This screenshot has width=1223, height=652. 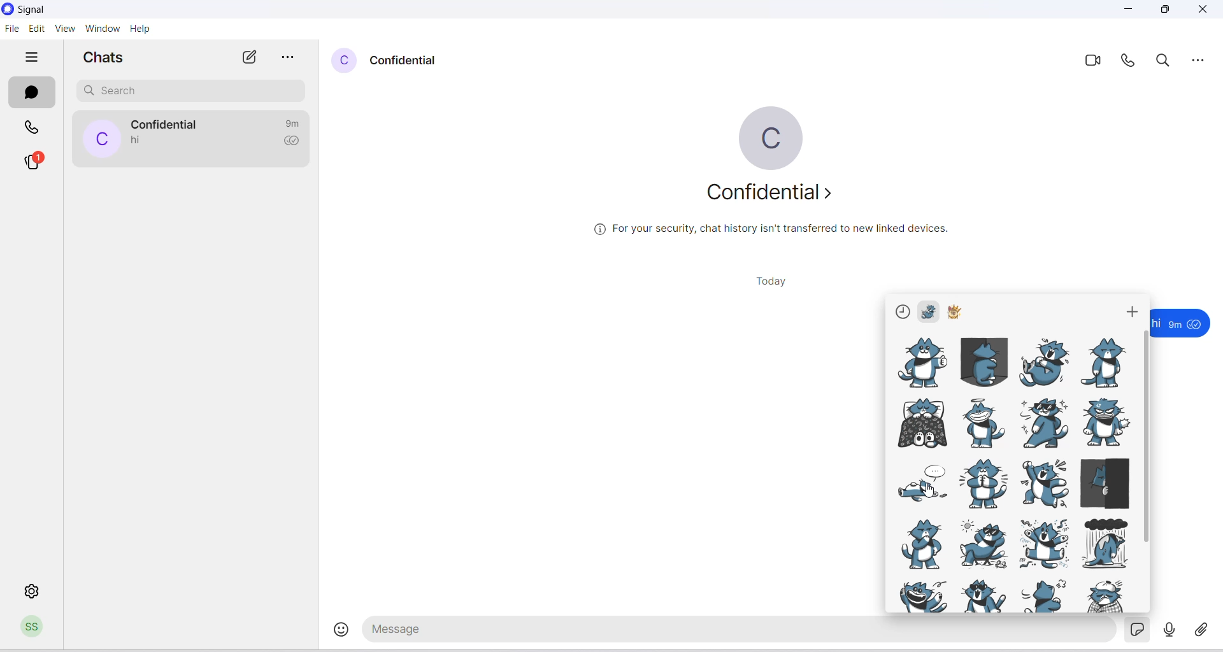 What do you see at coordinates (1196, 325) in the screenshot?
I see `seen` at bounding box center [1196, 325].